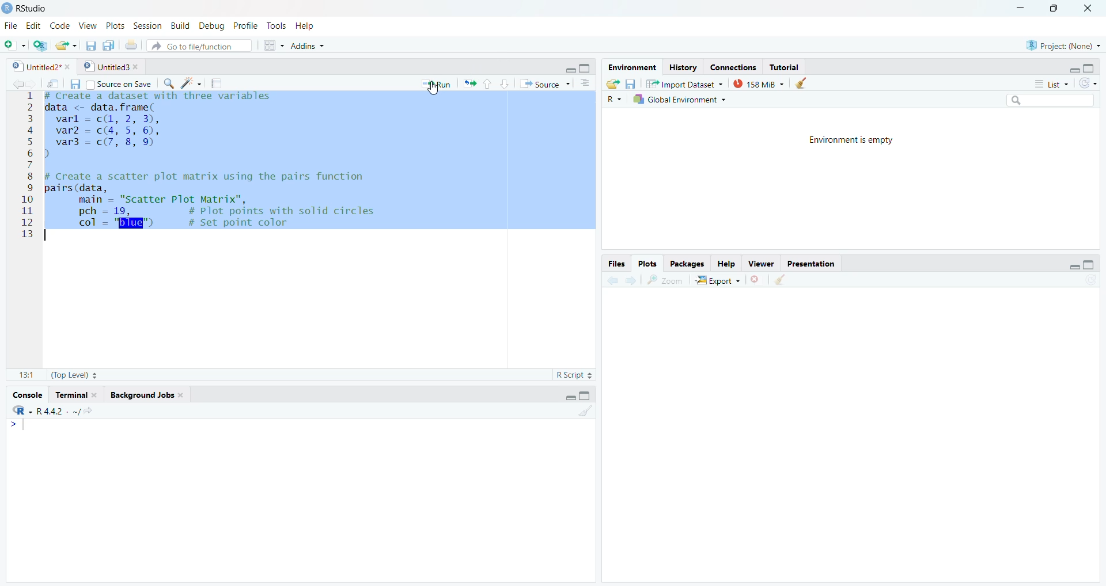 Image resolution: width=1106 pixels, height=586 pixels. I want to click on Tools, so click(277, 25).